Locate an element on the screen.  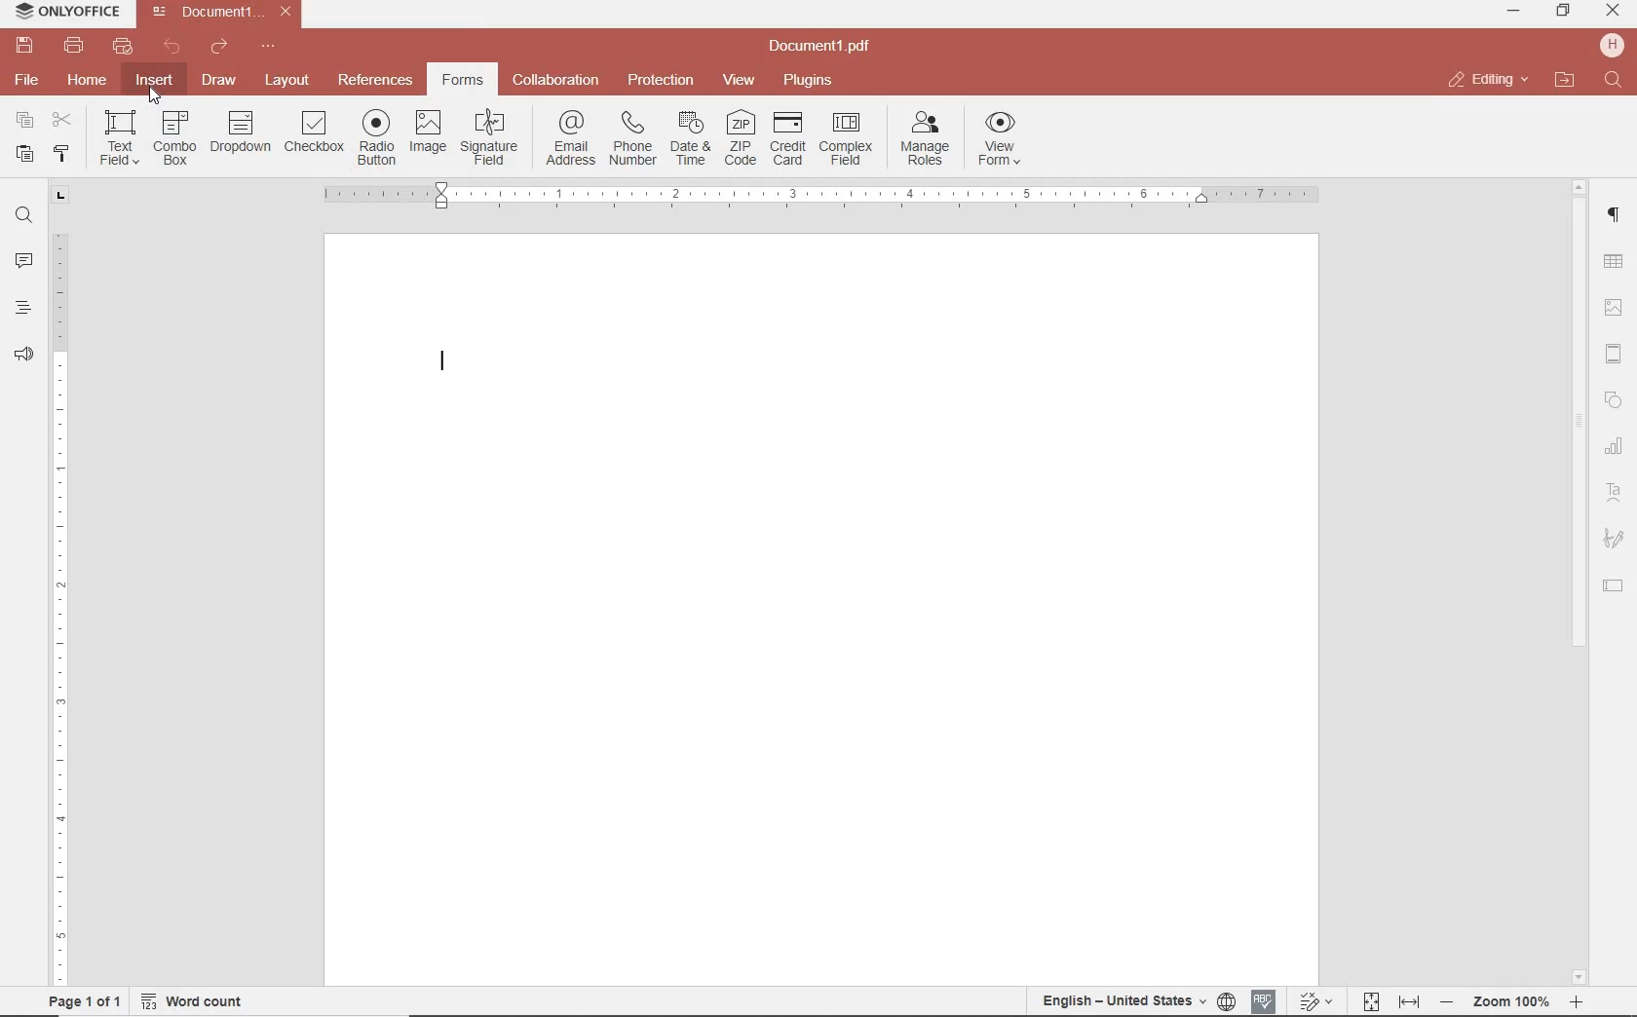
view form is located at coordinates (1001, 141).